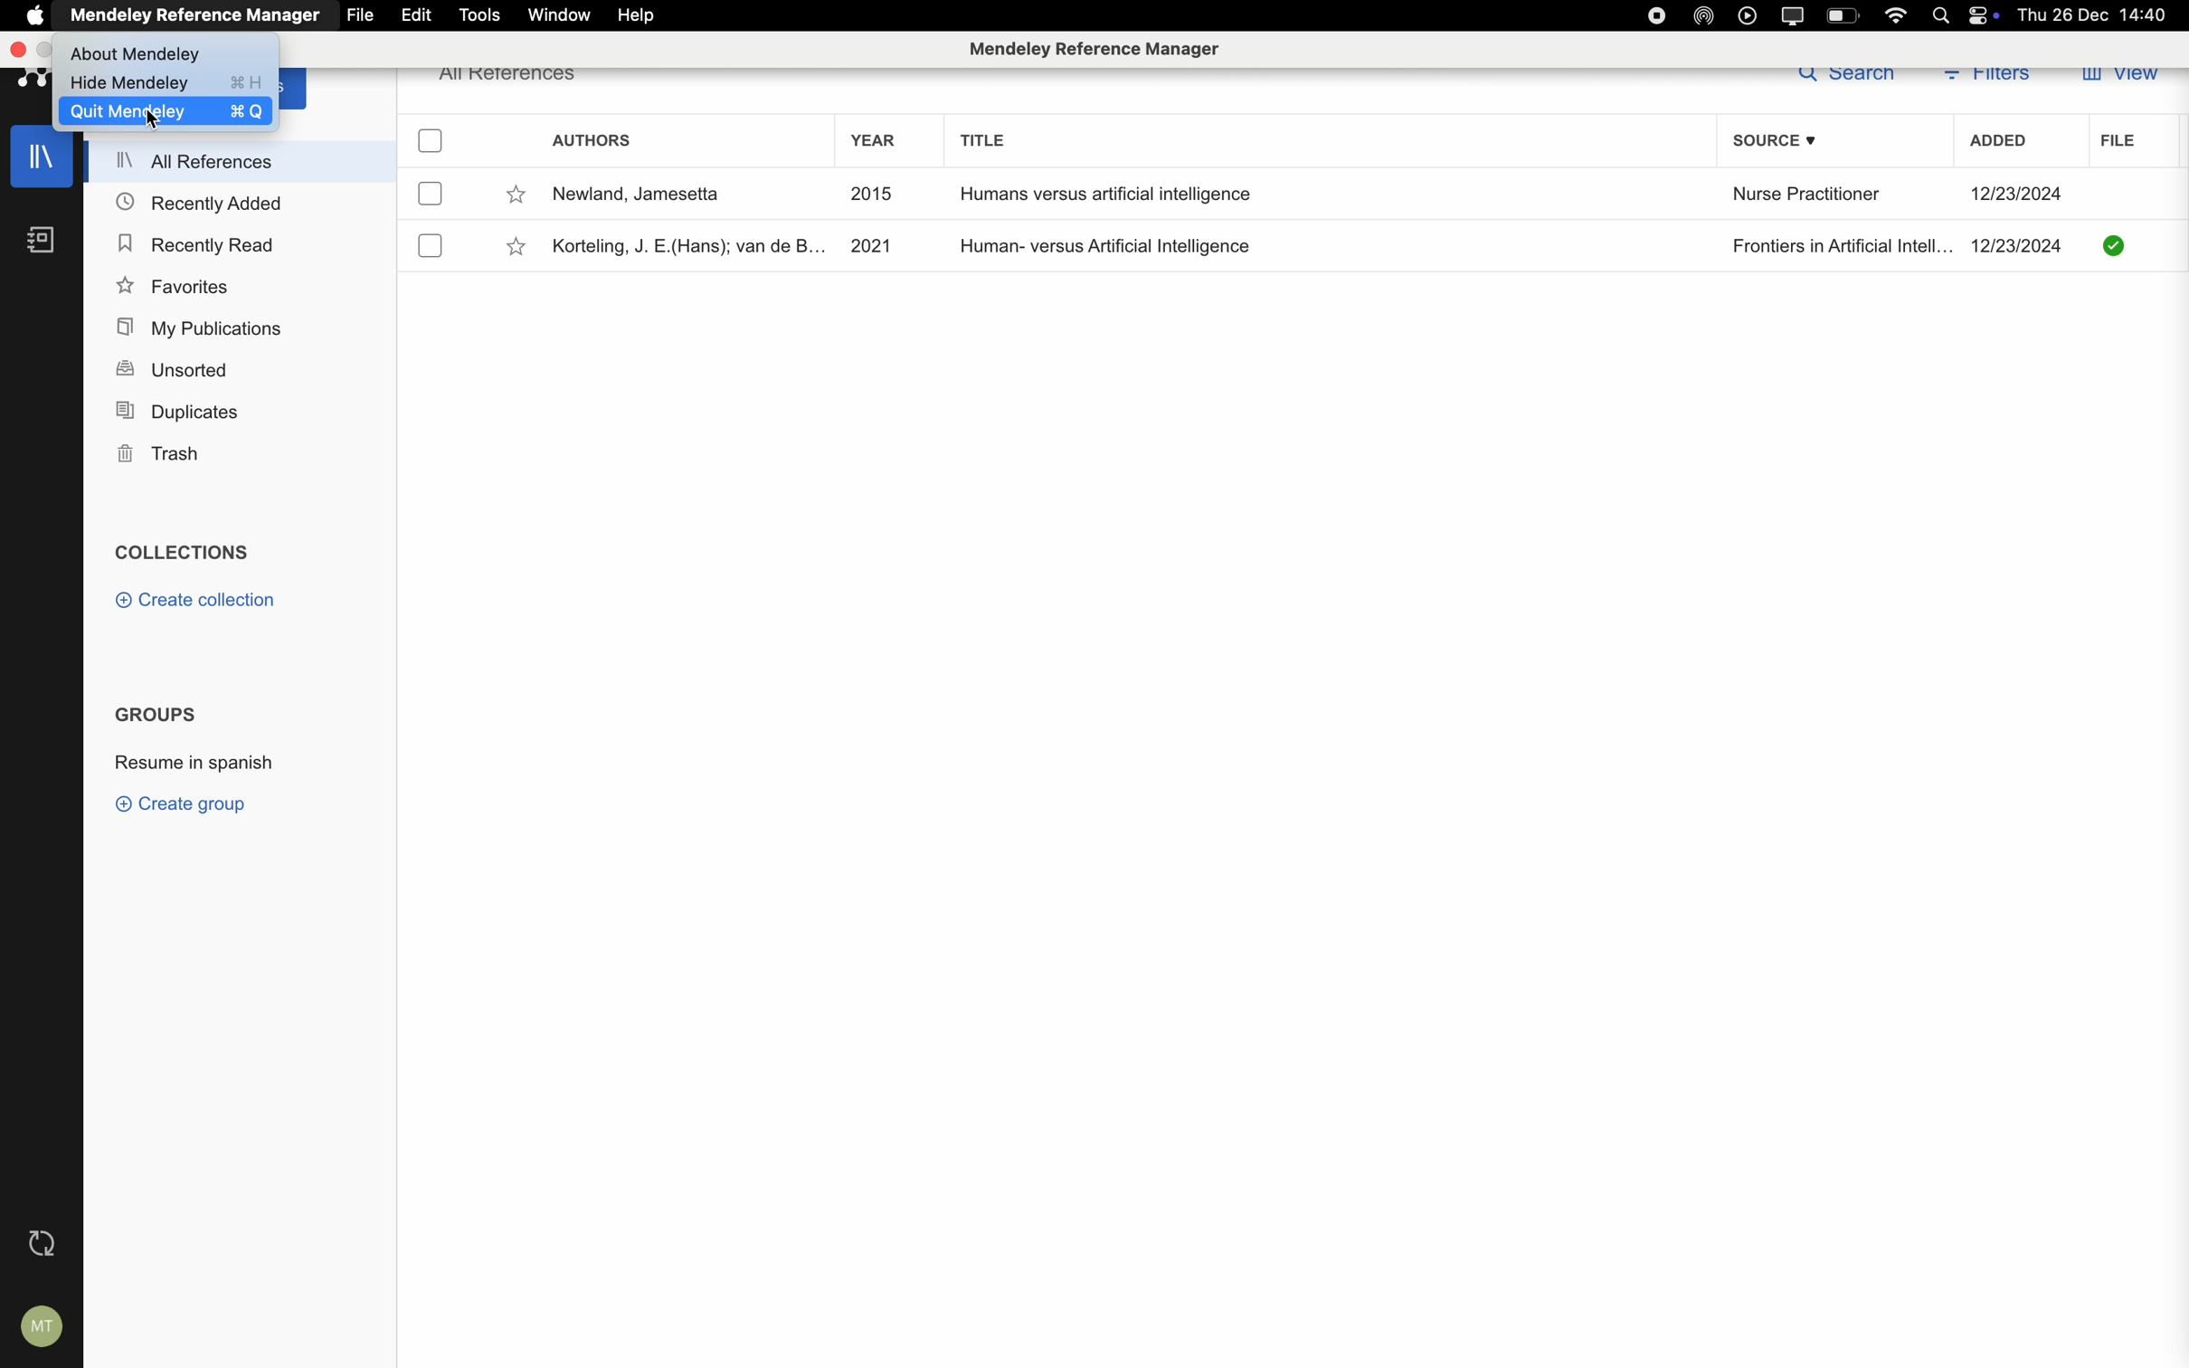 The image size is (2189, 1368). I want to click on close Mendeley, so click(16, 50).